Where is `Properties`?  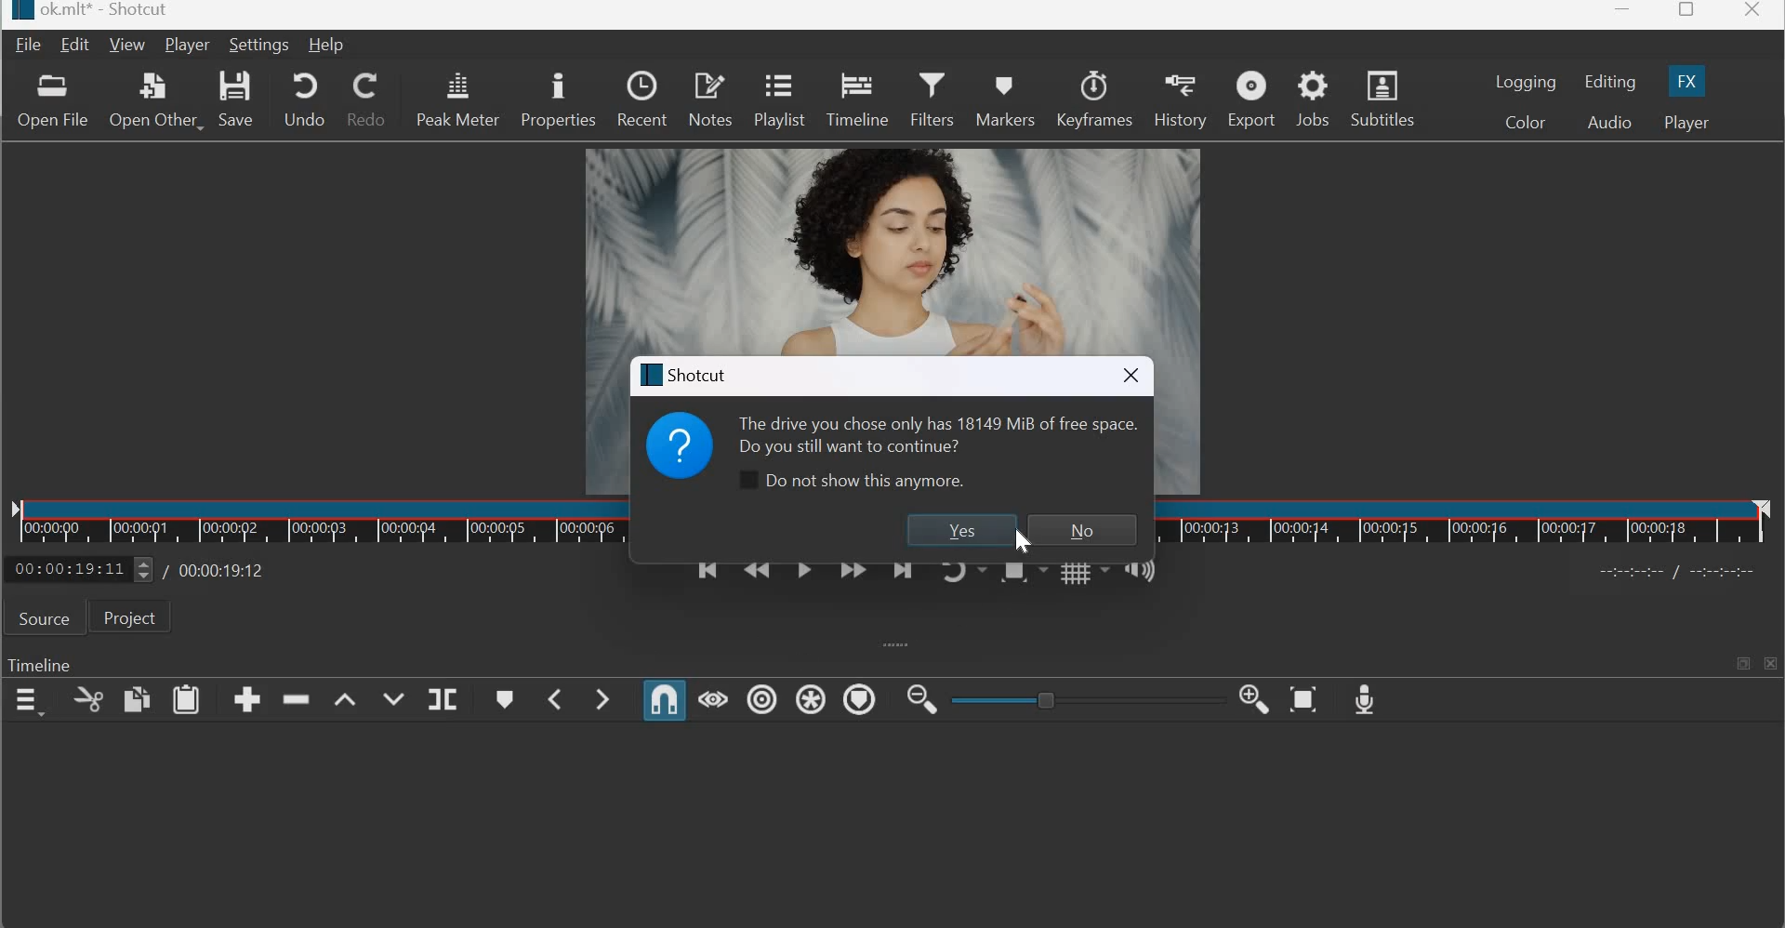 Properties is located at coordinates (559, 99).